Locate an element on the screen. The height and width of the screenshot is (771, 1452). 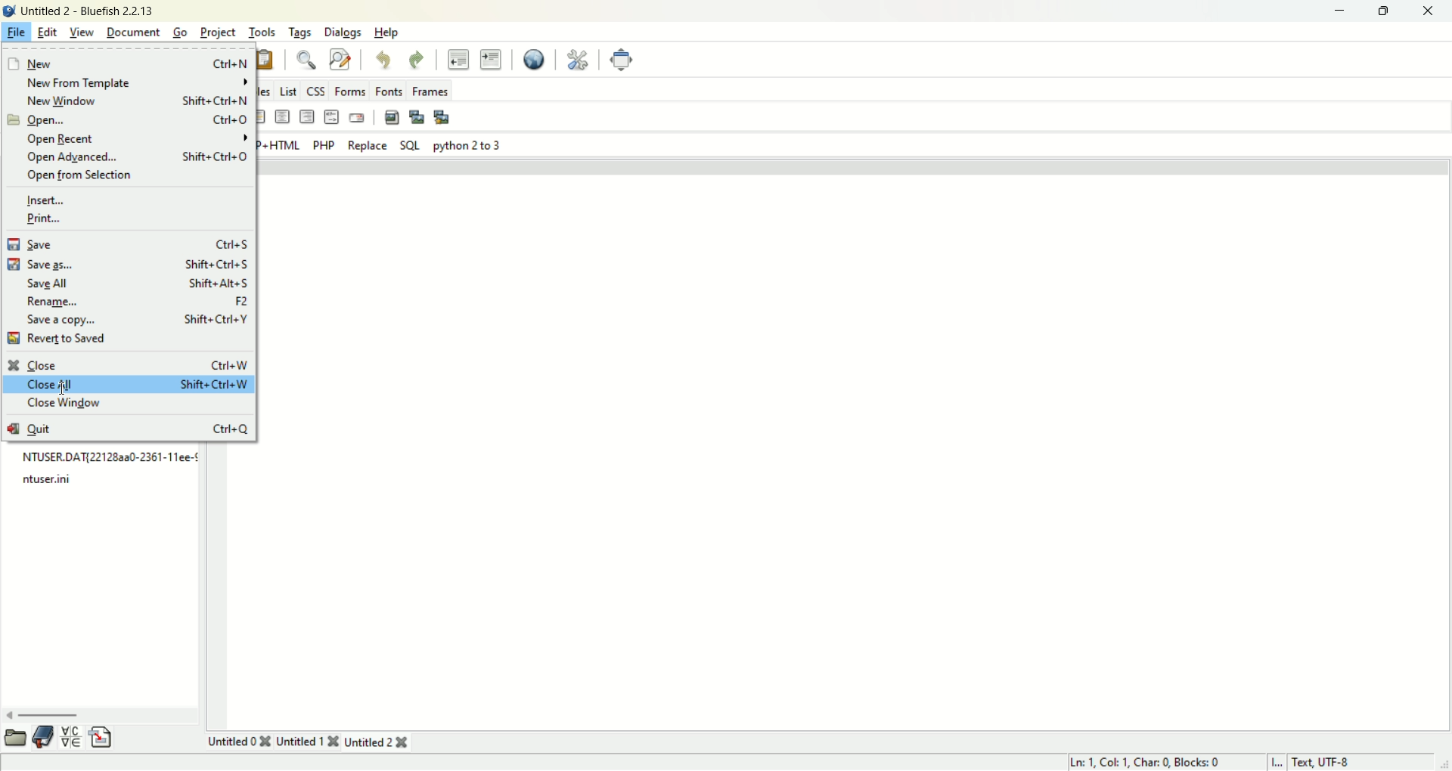
tools is located at coordinates (260, 33).